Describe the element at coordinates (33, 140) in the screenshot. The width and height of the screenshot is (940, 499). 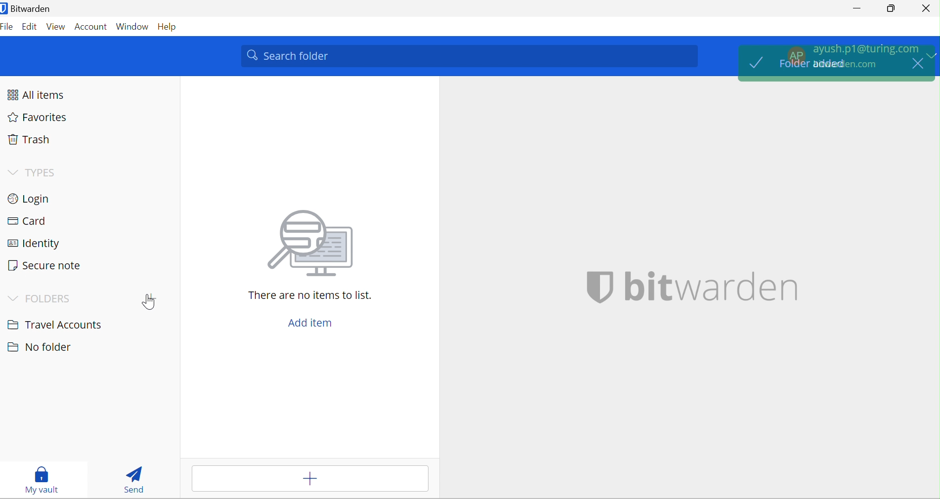
I see `Trash` at that location.